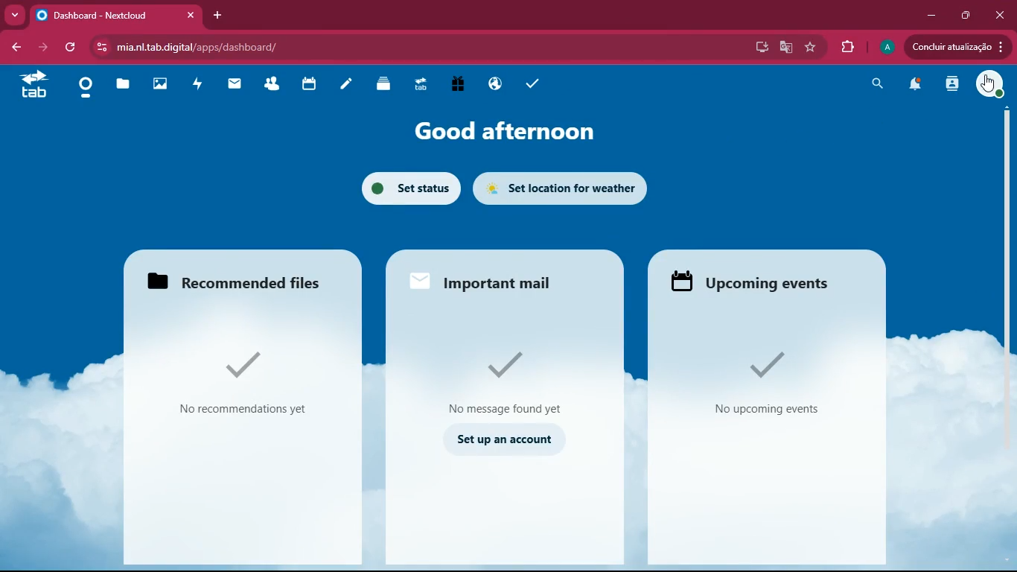 The image size is (1017, 572). Describe the element at coordinates (932, 15) in the screenshot. I see `minimize` at that location.